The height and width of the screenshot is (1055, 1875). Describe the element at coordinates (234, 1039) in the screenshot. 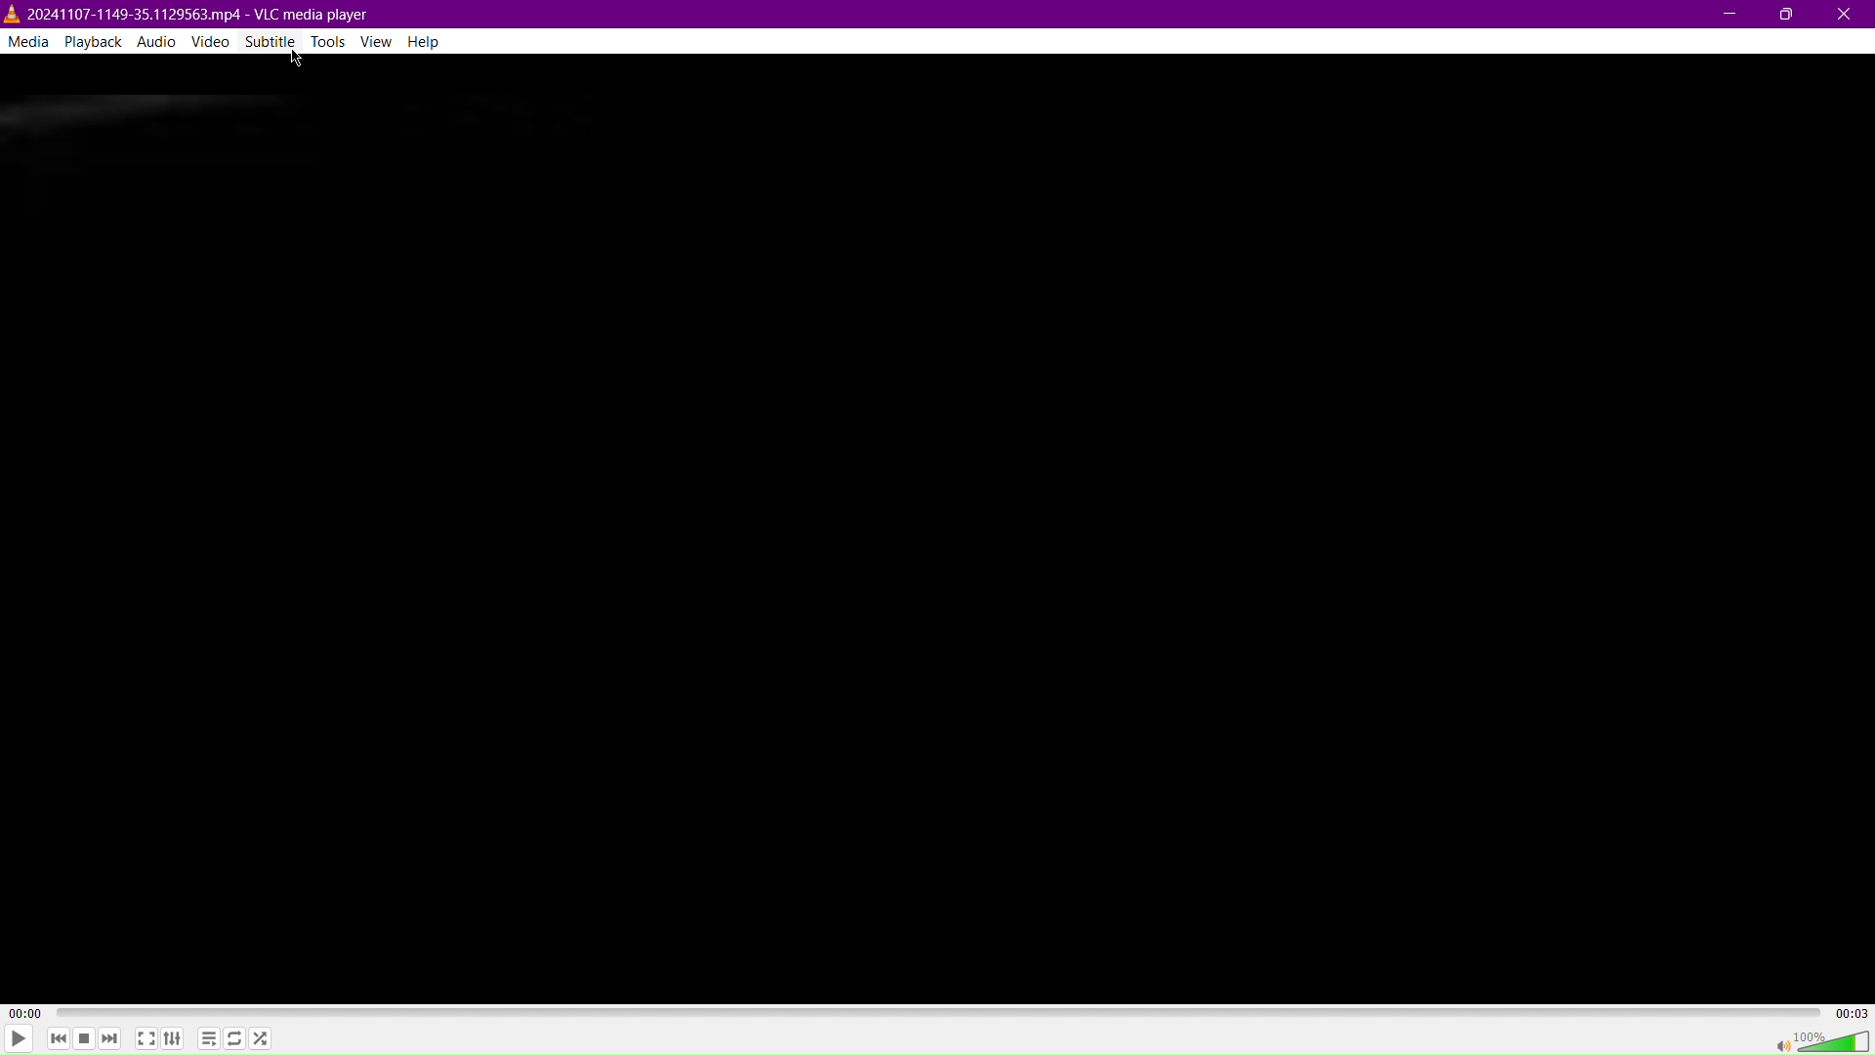

I see `Toggle Loop` at that location.